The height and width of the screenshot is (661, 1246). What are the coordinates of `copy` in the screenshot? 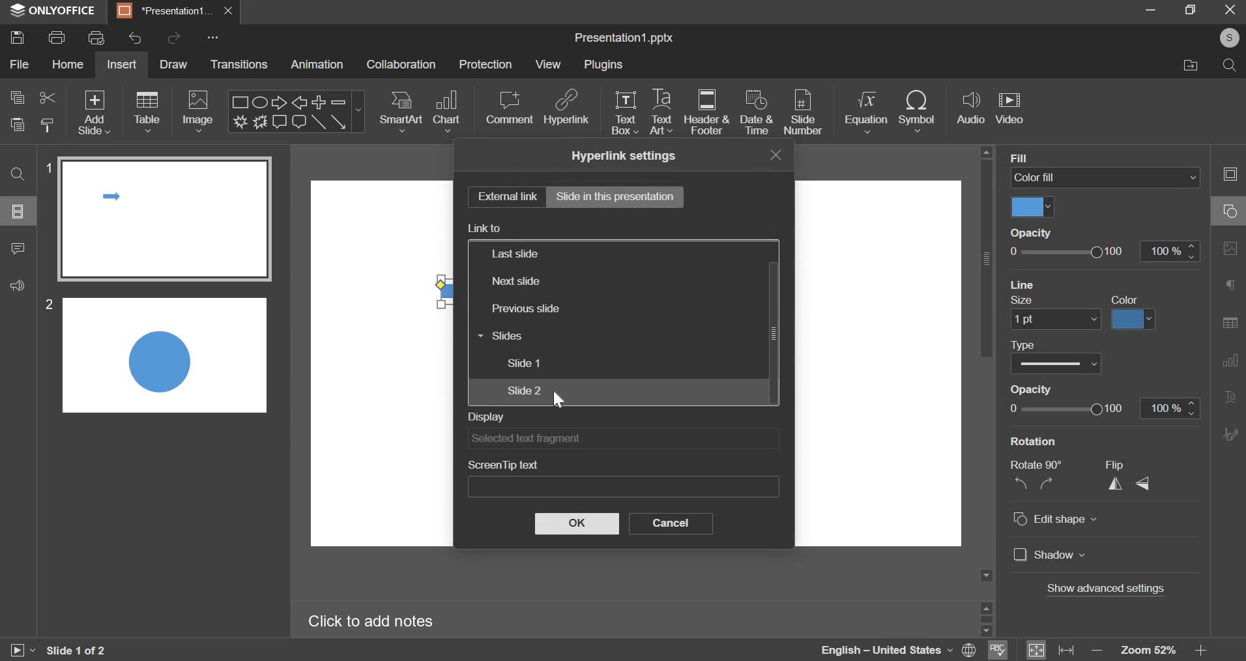 It's located at (17, 97).